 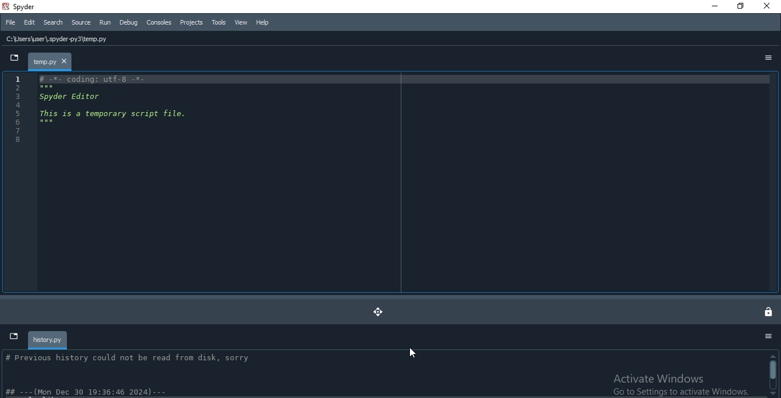 I want to click on C:\Users\user\, spyder-py3\temp.py, so click(x=64, y=39).